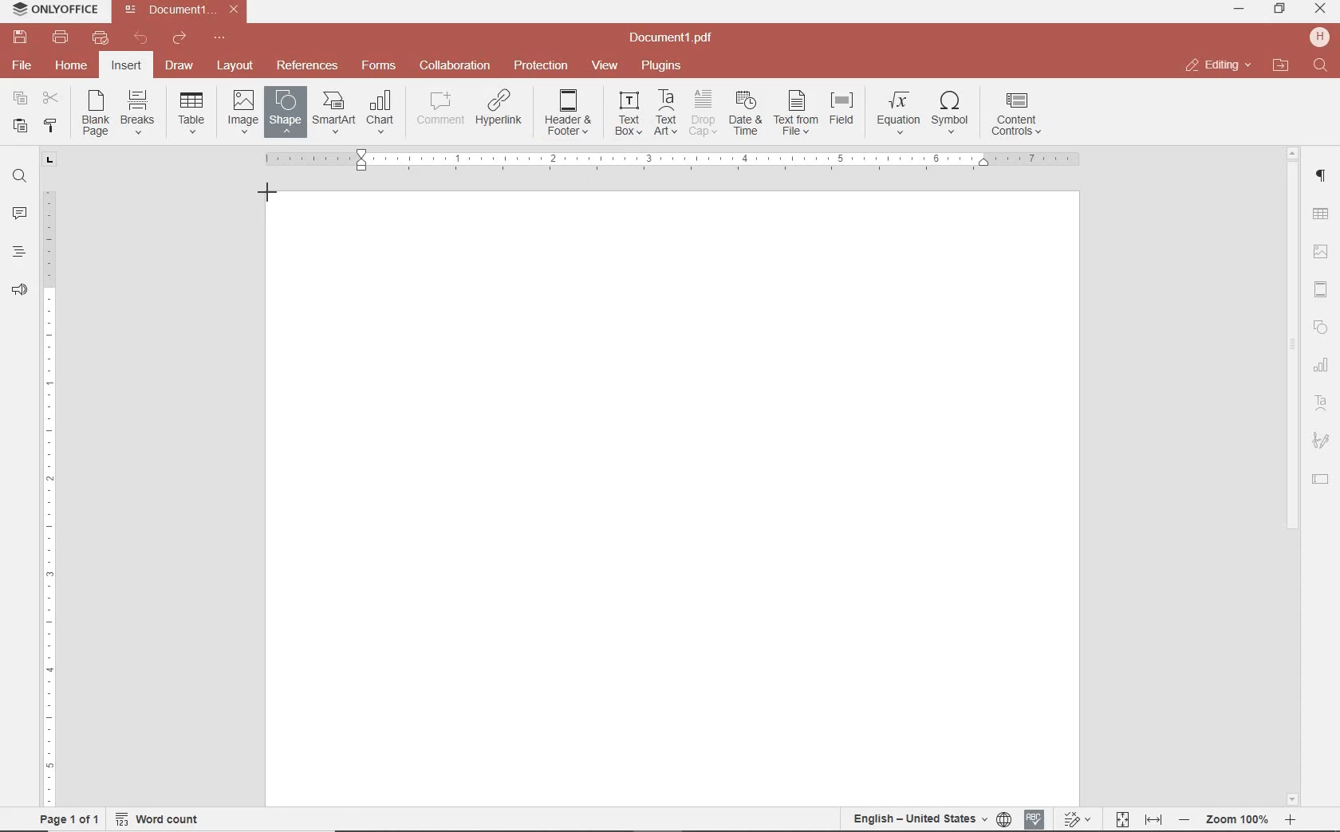 This screenshot has height=832, width=1340. Describe the element at coordinates (18, 37) in the screenshot. I see `save` at that location.